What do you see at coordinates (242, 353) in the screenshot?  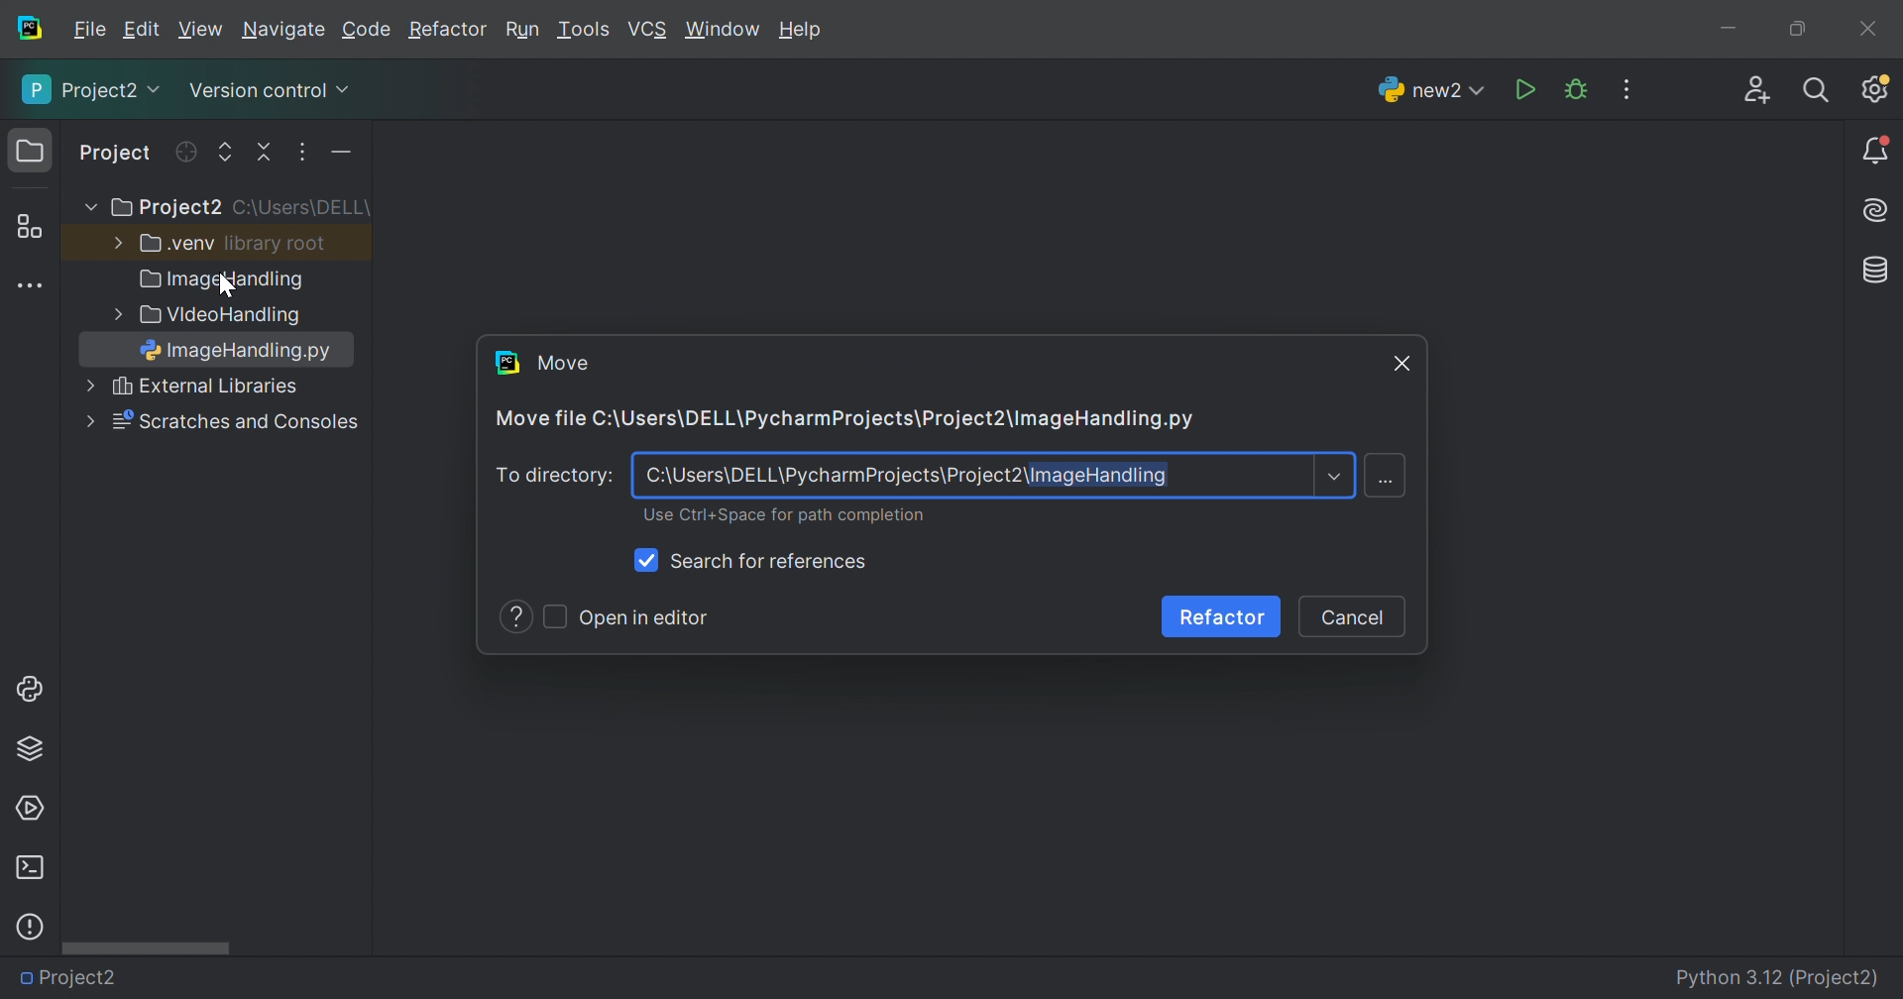 I see `ImageHandling` at bounding box center [242, 353].